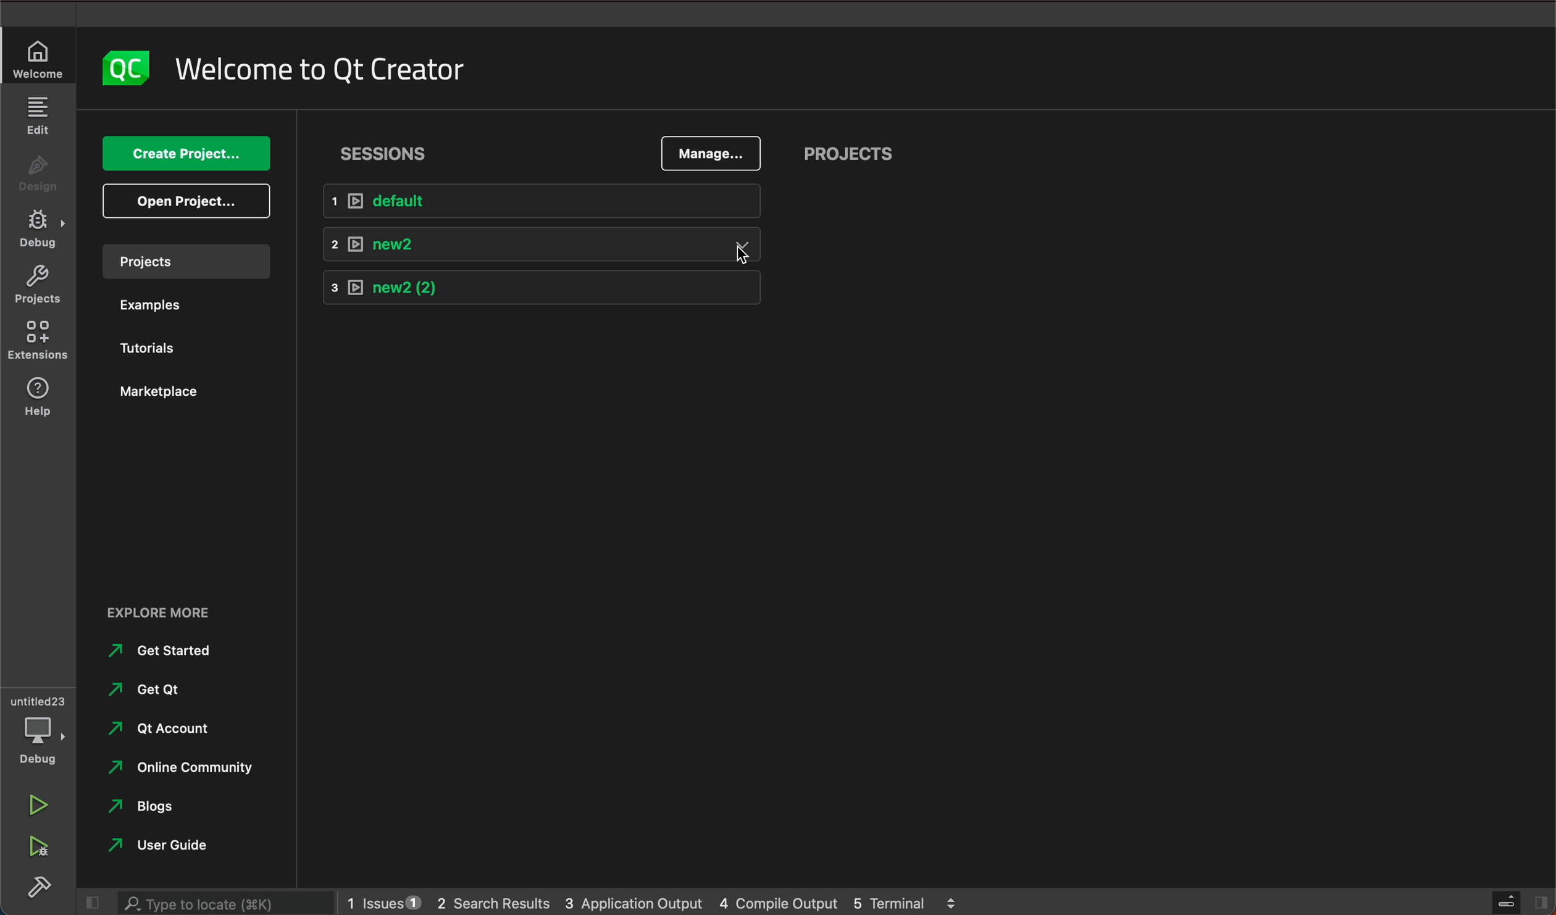 The height and width of the screenshot is (915, 1556). Describe the element at coordinates (38, 806) in the screenshot. I see `run` at that location.